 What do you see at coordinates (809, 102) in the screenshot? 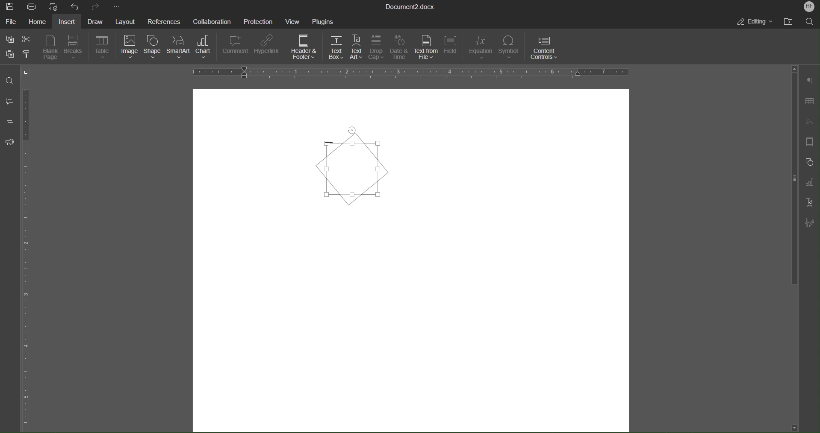
I see `Table` at bounding box center [809, 102].